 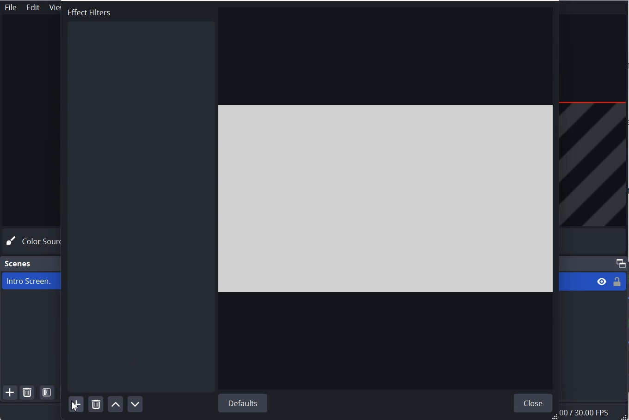 What do you see at coordinates (96, 404) in the screenshot?
I see `Remove selected filter` at bounding box center [96, 404].